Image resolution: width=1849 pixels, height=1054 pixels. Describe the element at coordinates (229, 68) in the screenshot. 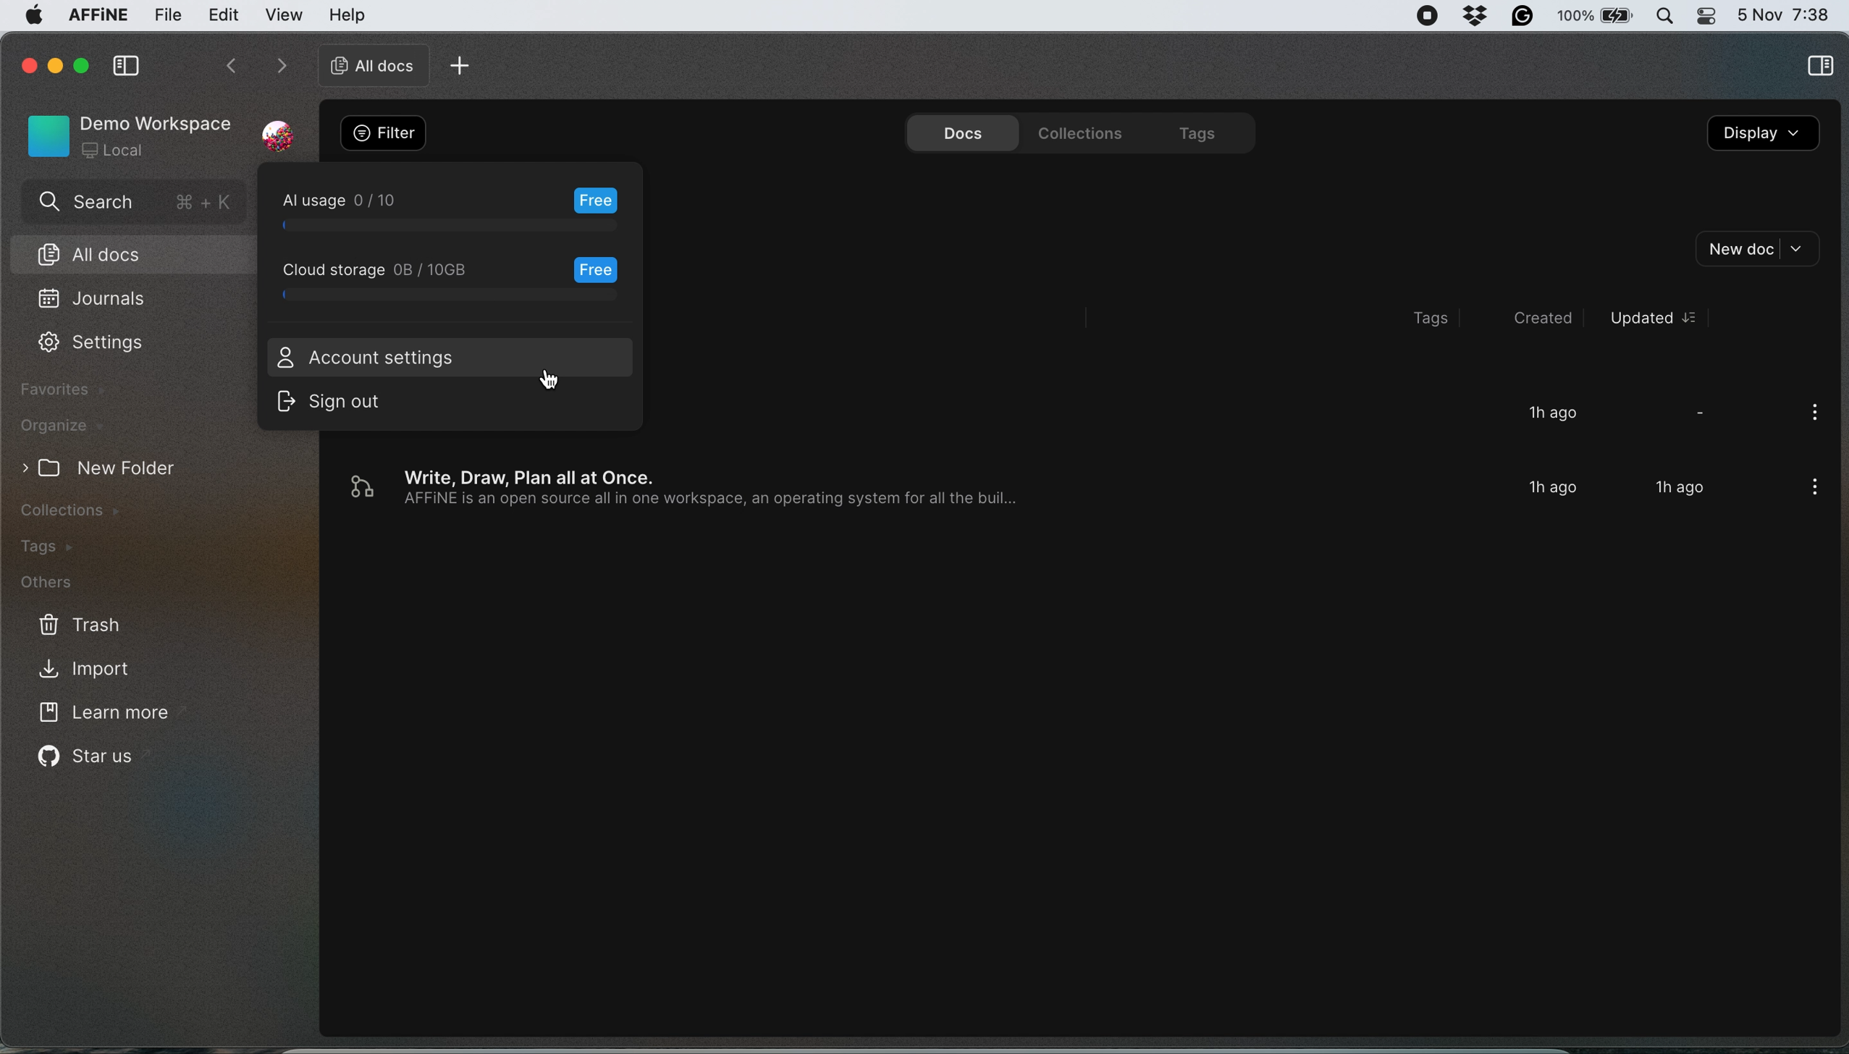

I see `go backwards` at that location.